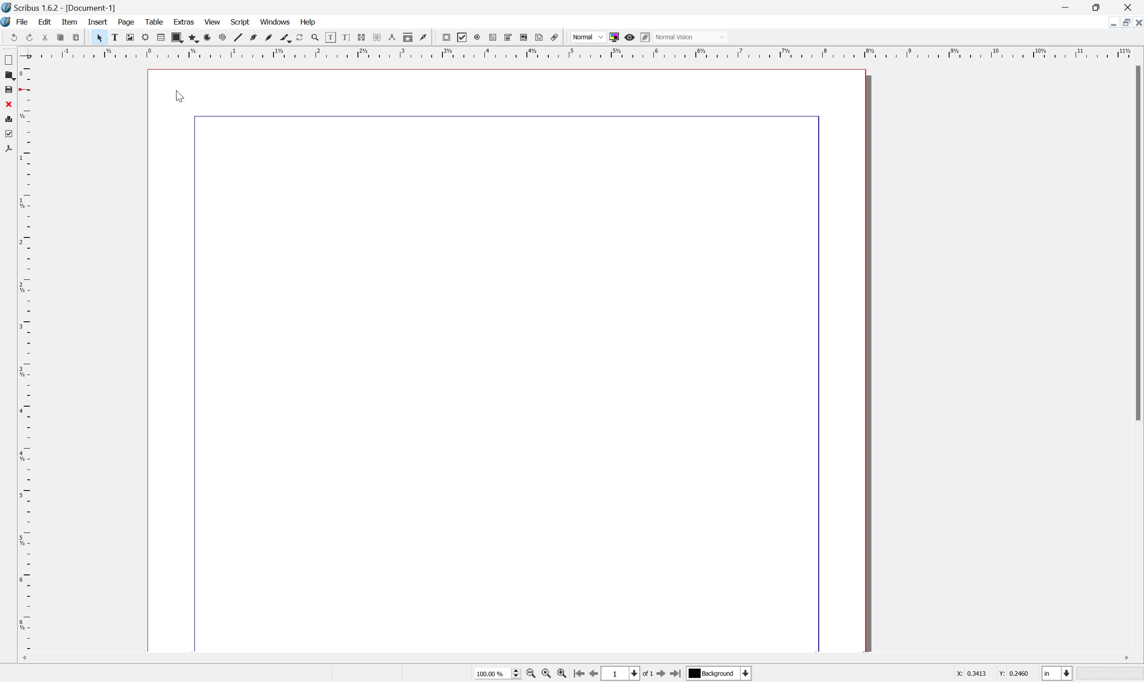  I want to click on scroll bar, so click(571, 659).